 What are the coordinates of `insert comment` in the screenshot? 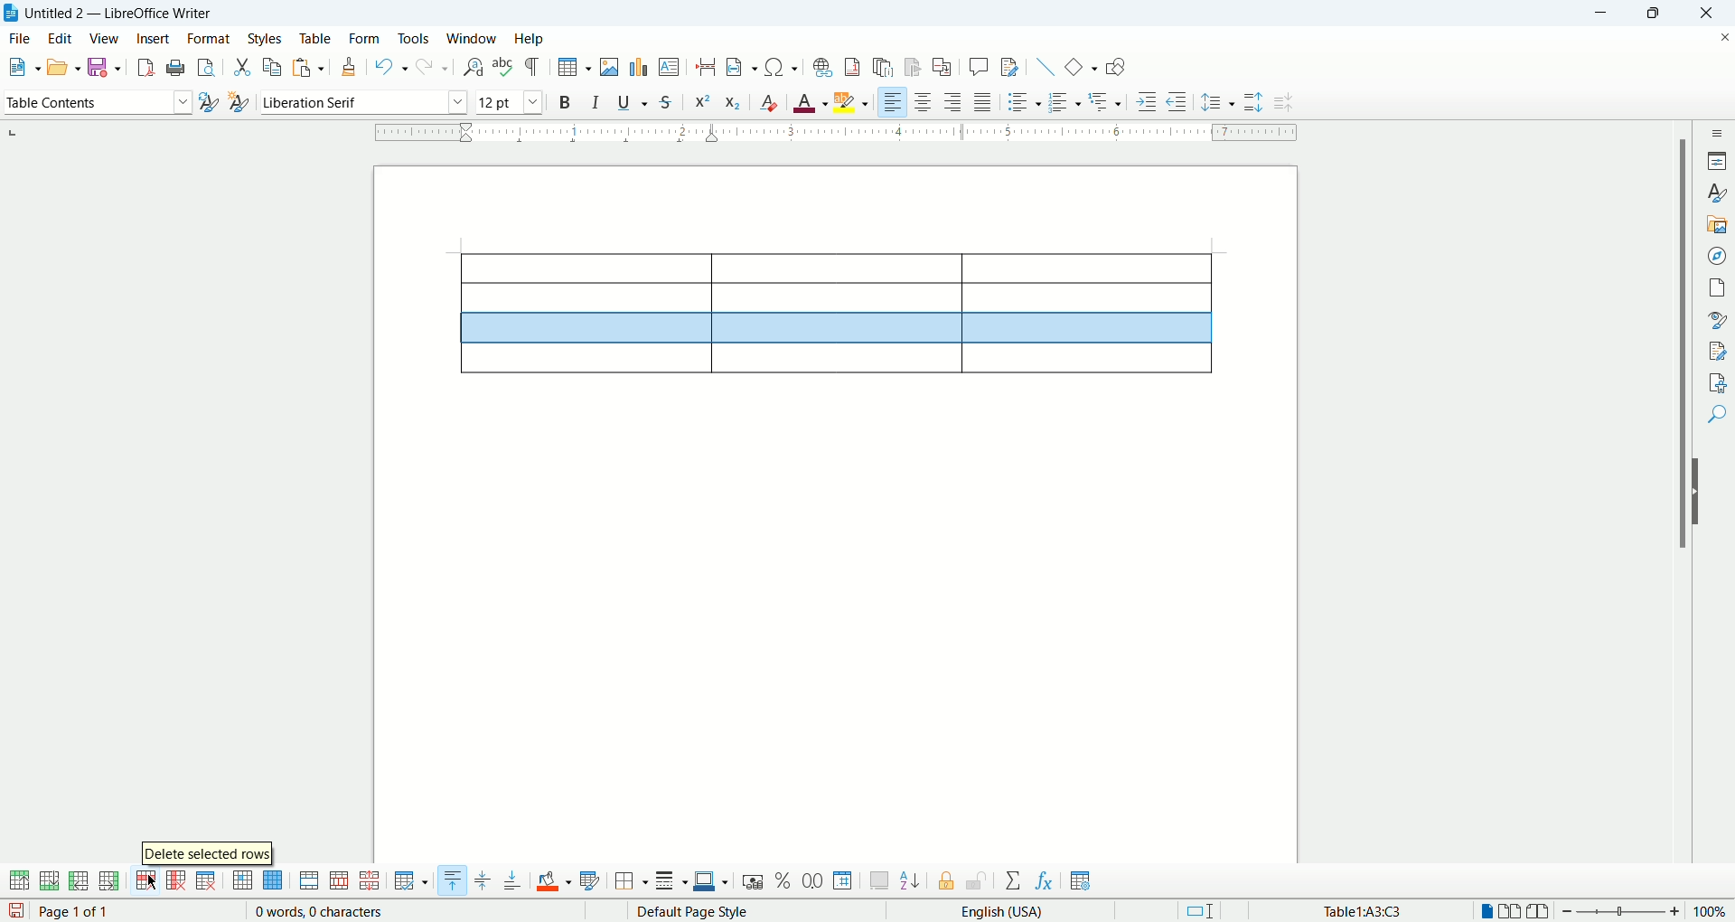 It's located at (669, 67).